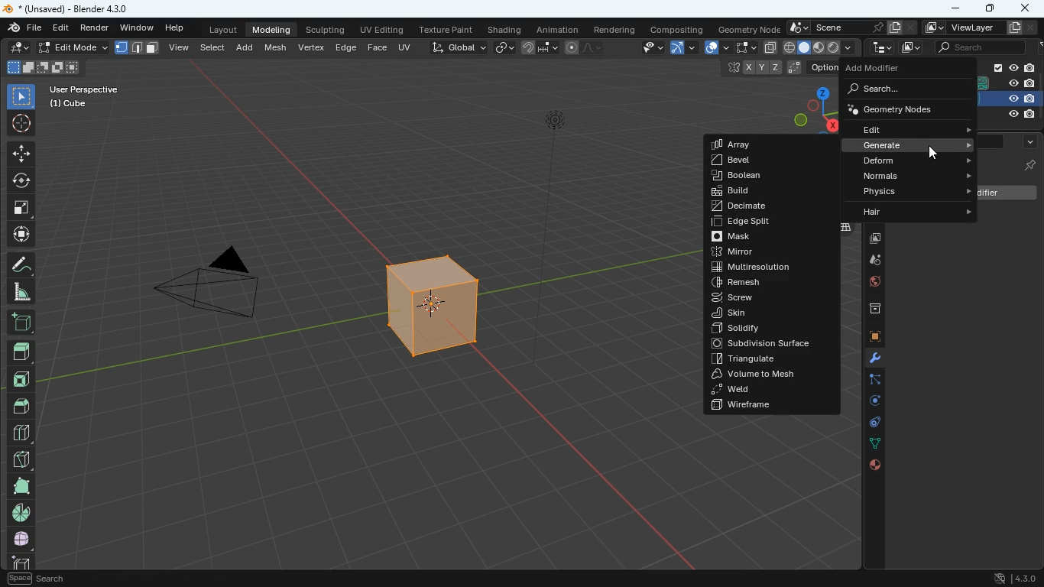  I want to click on minimize, so click(953, 8).